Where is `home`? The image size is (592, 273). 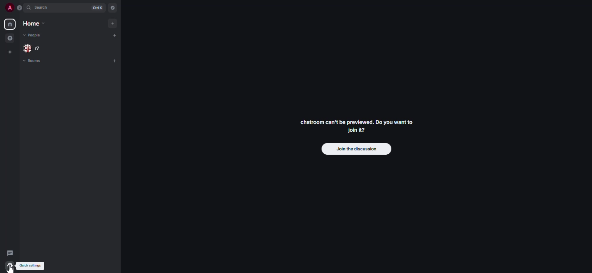
home is located at coordinates (34, 24).